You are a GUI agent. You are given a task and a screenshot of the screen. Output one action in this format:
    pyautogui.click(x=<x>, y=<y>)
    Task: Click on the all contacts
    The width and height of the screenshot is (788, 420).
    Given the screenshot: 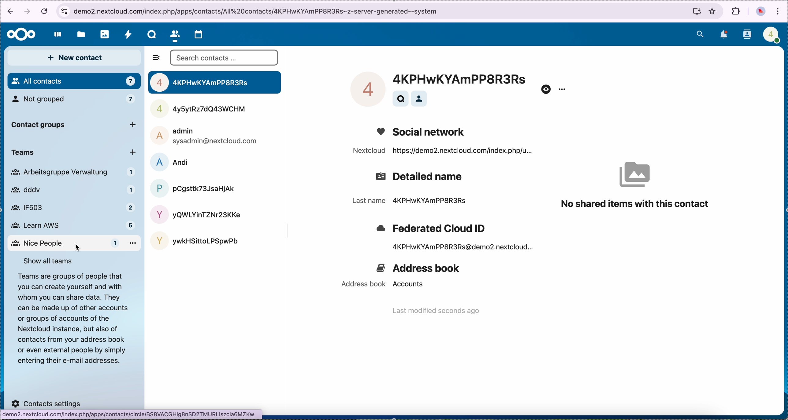 What is the action you would take?
    pyautogui.click(x=74, y=81)
    